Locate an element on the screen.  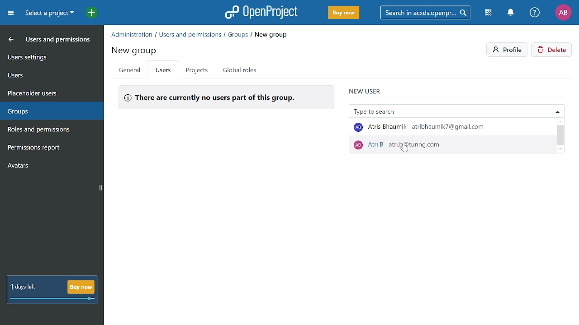
Profile is located at coordinates (508, 50).